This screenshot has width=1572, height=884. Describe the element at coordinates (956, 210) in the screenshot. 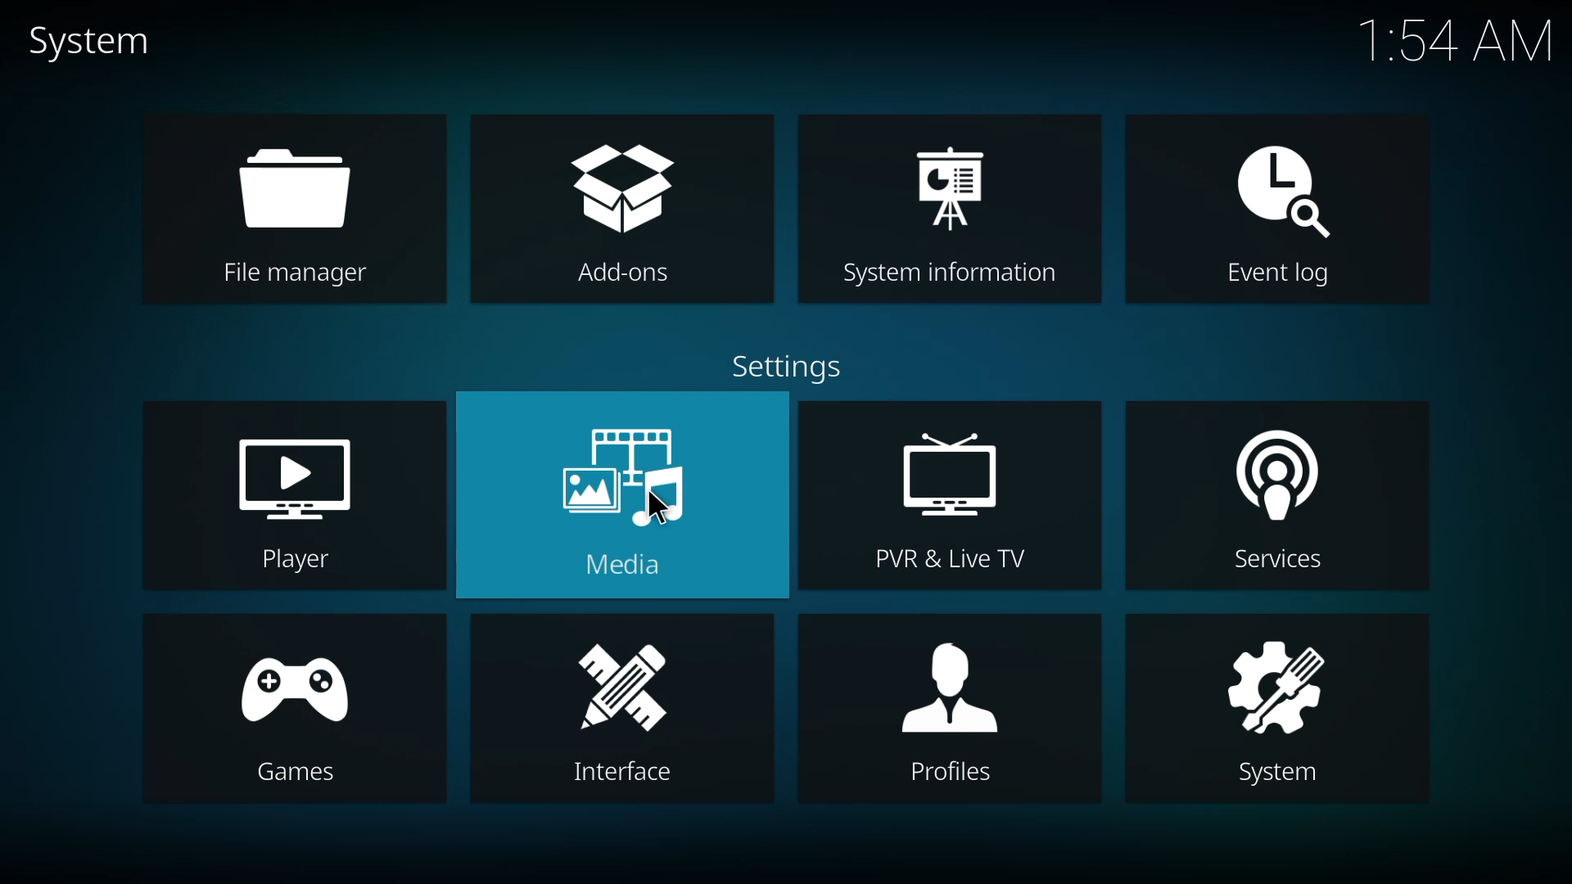

I see `system information` at that location.